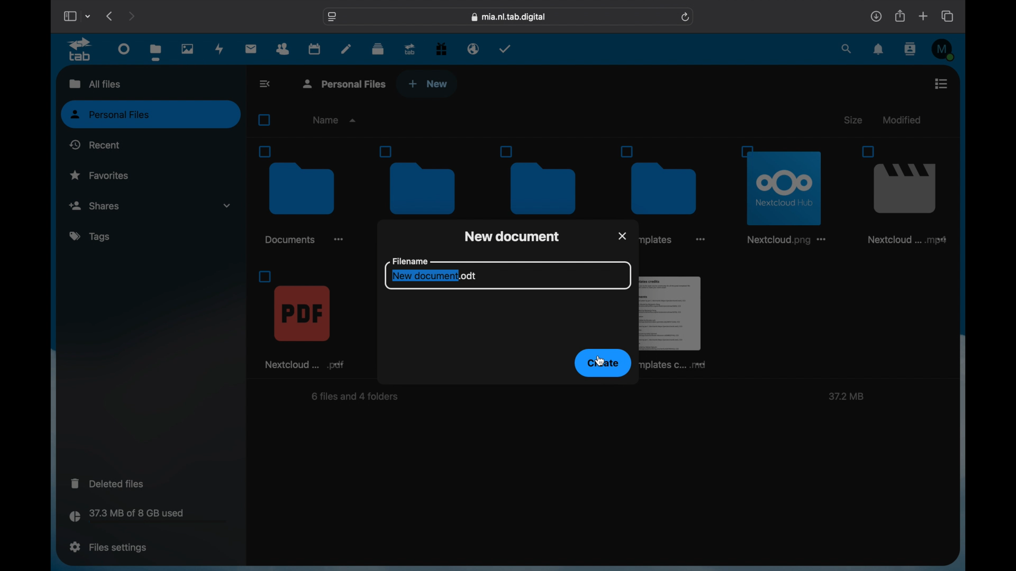 Image resolution: width=1016 pixels, height=571 pixels. Describe the element at coordinates (314, 48) in the screenshot. I see `calendar` at that location.